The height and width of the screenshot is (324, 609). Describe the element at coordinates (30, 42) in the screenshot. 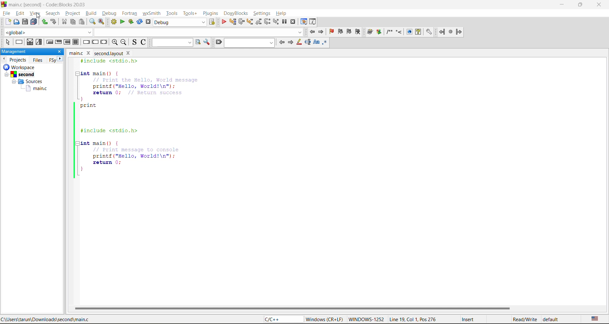

I see `decision` at that location.